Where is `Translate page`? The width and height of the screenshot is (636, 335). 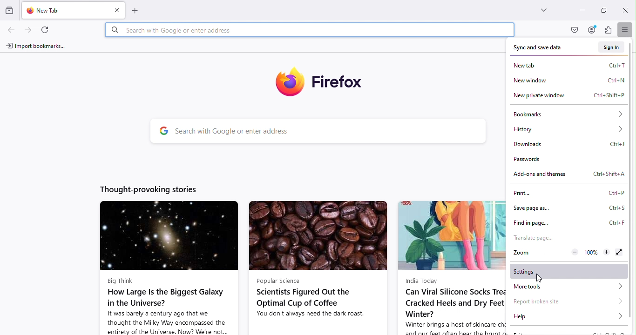
Translate page is located at coordinates (532, 238).